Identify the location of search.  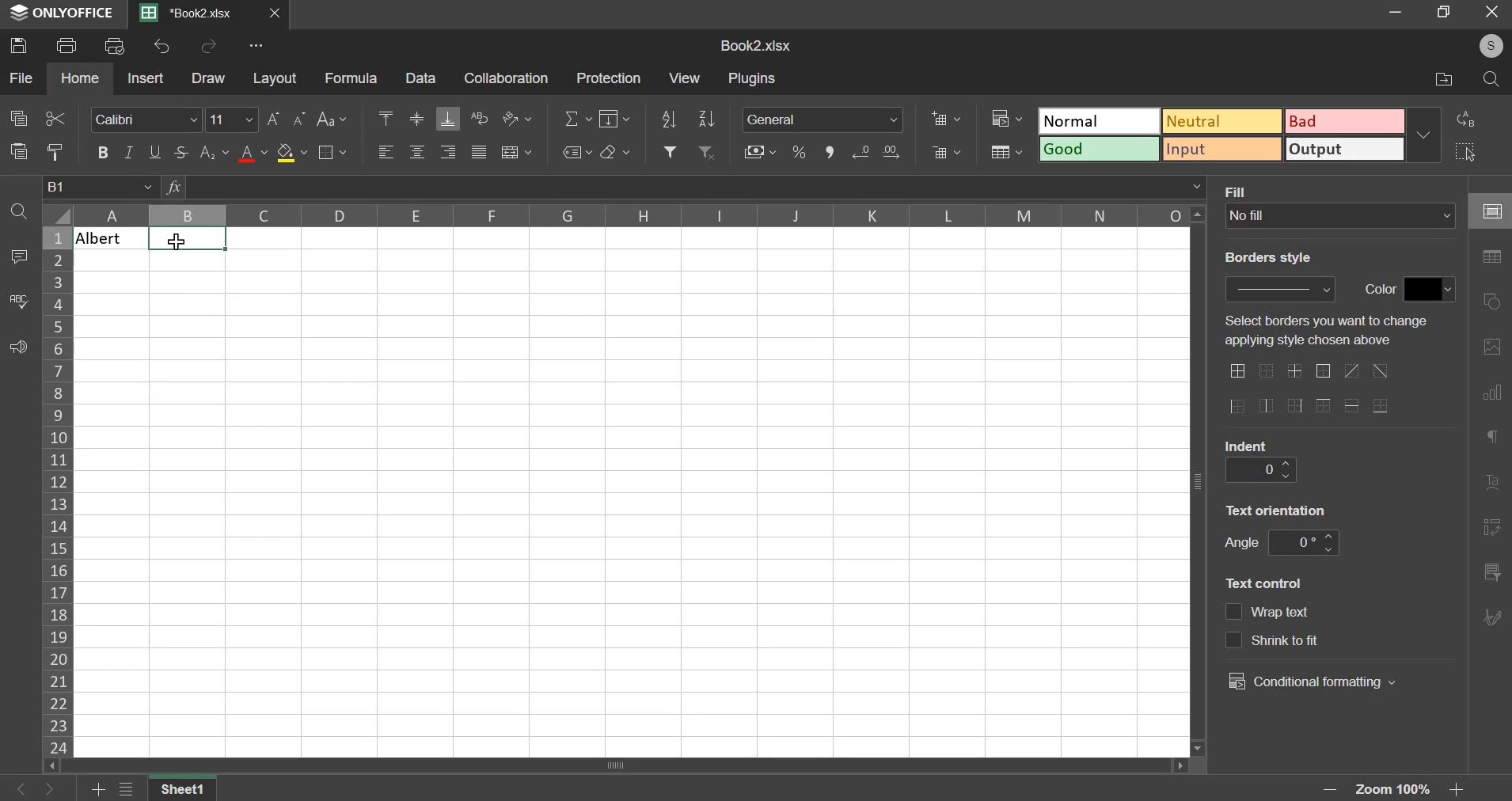
(1487, 78).